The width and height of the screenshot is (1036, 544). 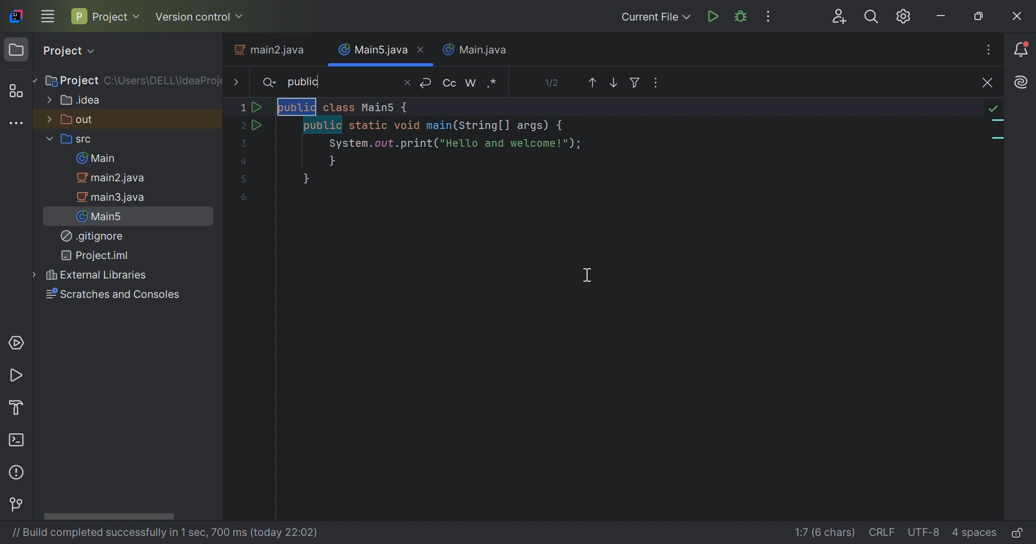 What do you see at coordinates (993, 80) in the screenshot?
I see `No problems found` at bounding box center [993, 80].